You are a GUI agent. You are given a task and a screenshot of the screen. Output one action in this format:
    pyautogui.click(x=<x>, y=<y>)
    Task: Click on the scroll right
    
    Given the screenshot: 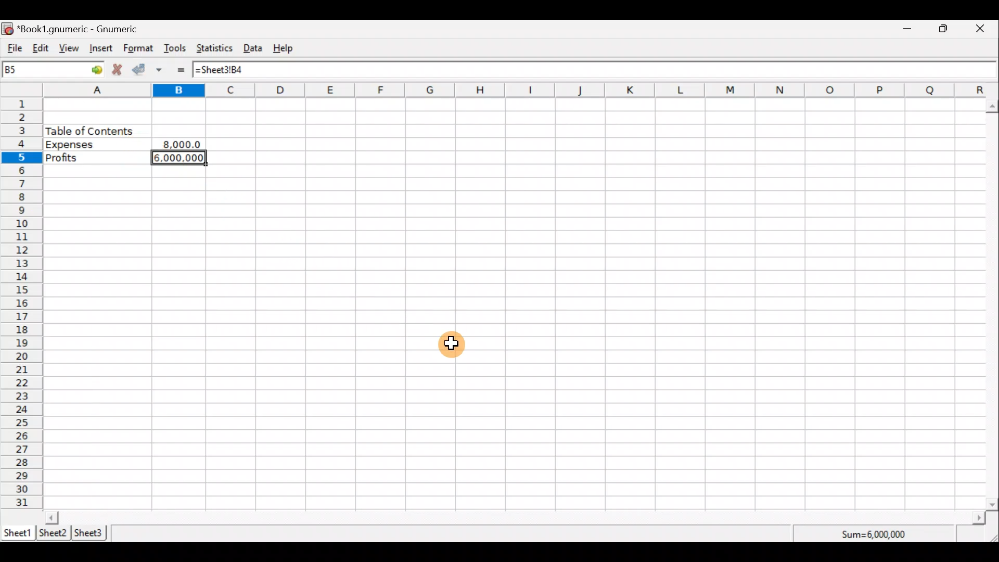 What is the action you would take?
    pyautogui.click(x=979, y=518)
    